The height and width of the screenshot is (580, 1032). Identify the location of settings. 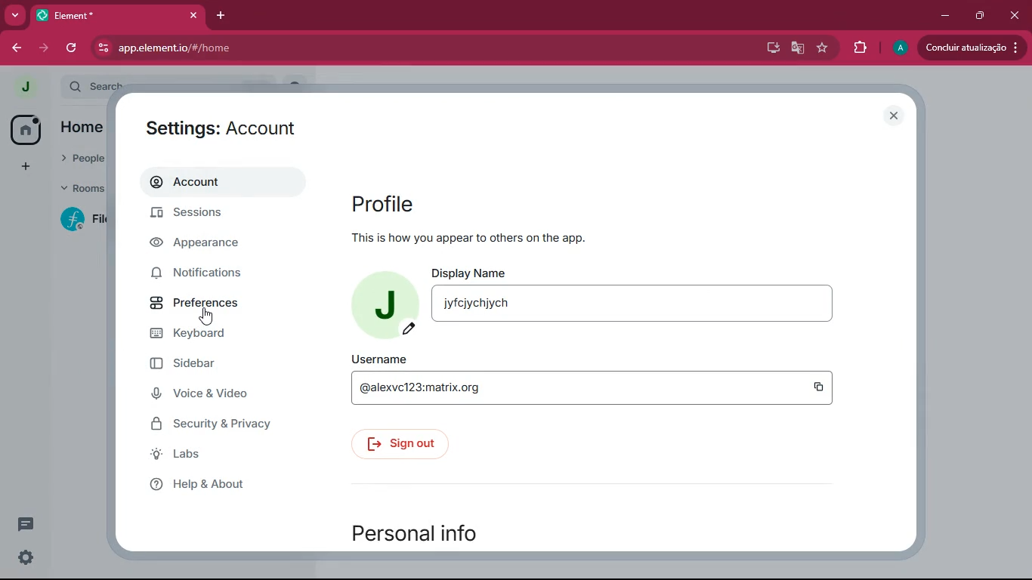
(26, 557).